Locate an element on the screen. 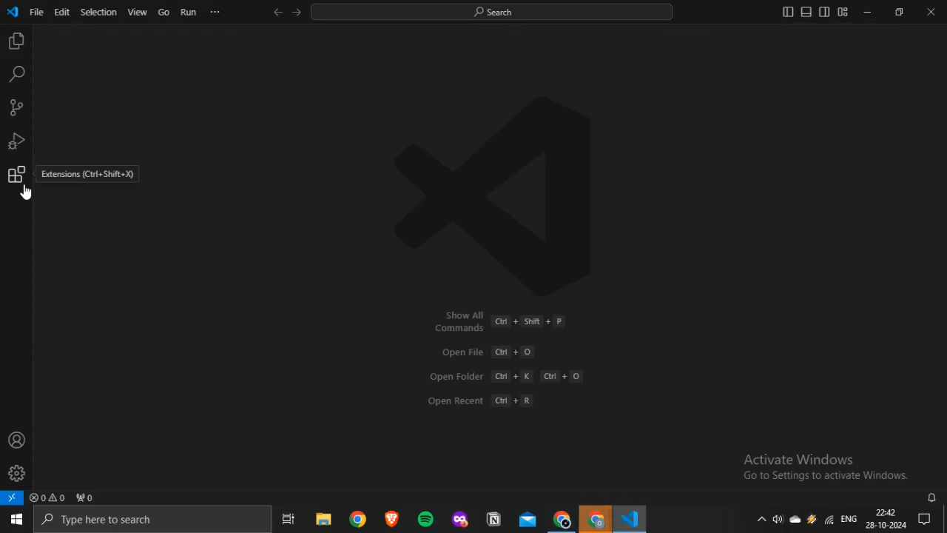  forward is located at coordinates (296, 12).